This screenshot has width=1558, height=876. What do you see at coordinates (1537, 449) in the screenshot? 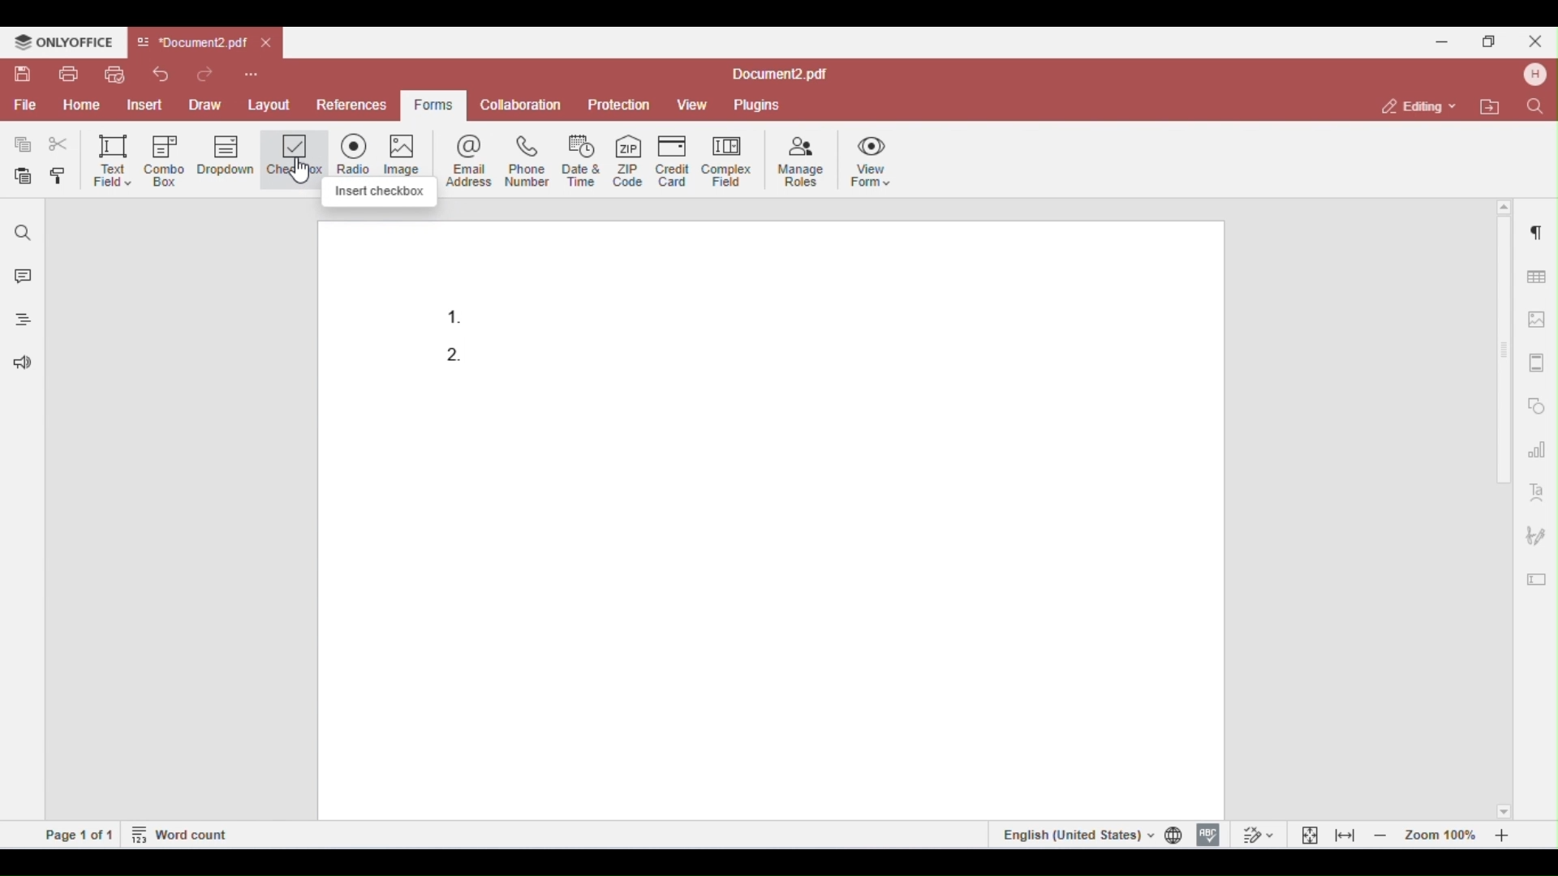
I see `chart settings` at bounding box center [1537, 449].